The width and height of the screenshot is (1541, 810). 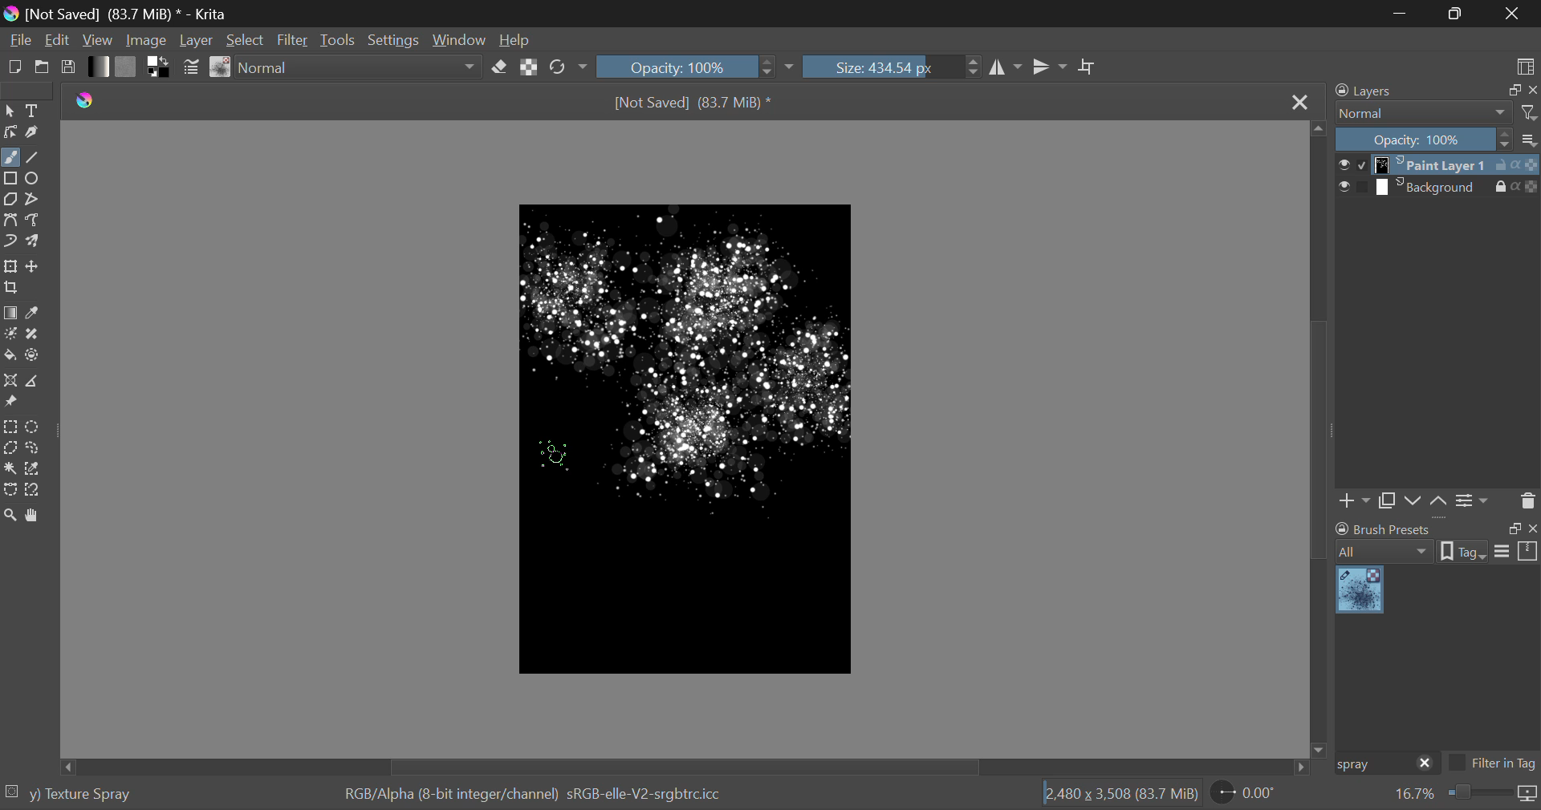 I want to click on logo, so click(x=10, y=15).